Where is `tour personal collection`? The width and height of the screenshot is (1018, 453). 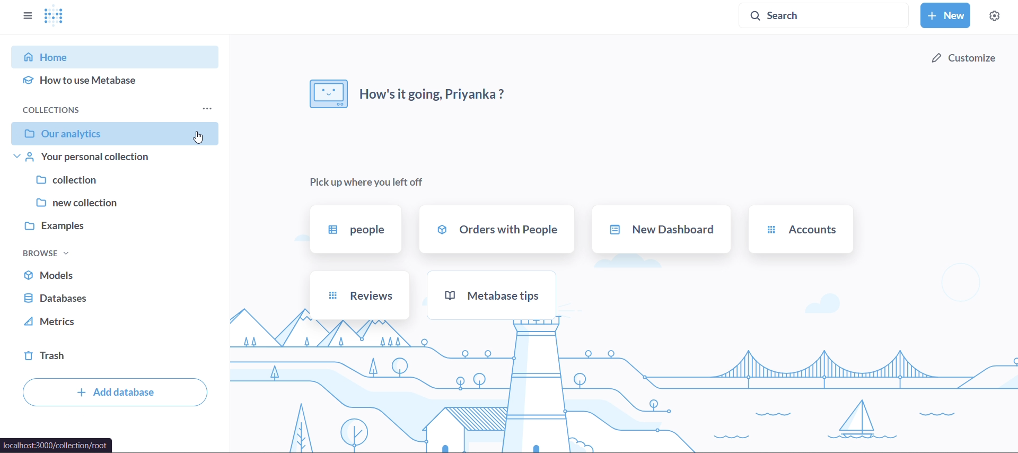
tour personal collection is located at coordinates (110, 159).